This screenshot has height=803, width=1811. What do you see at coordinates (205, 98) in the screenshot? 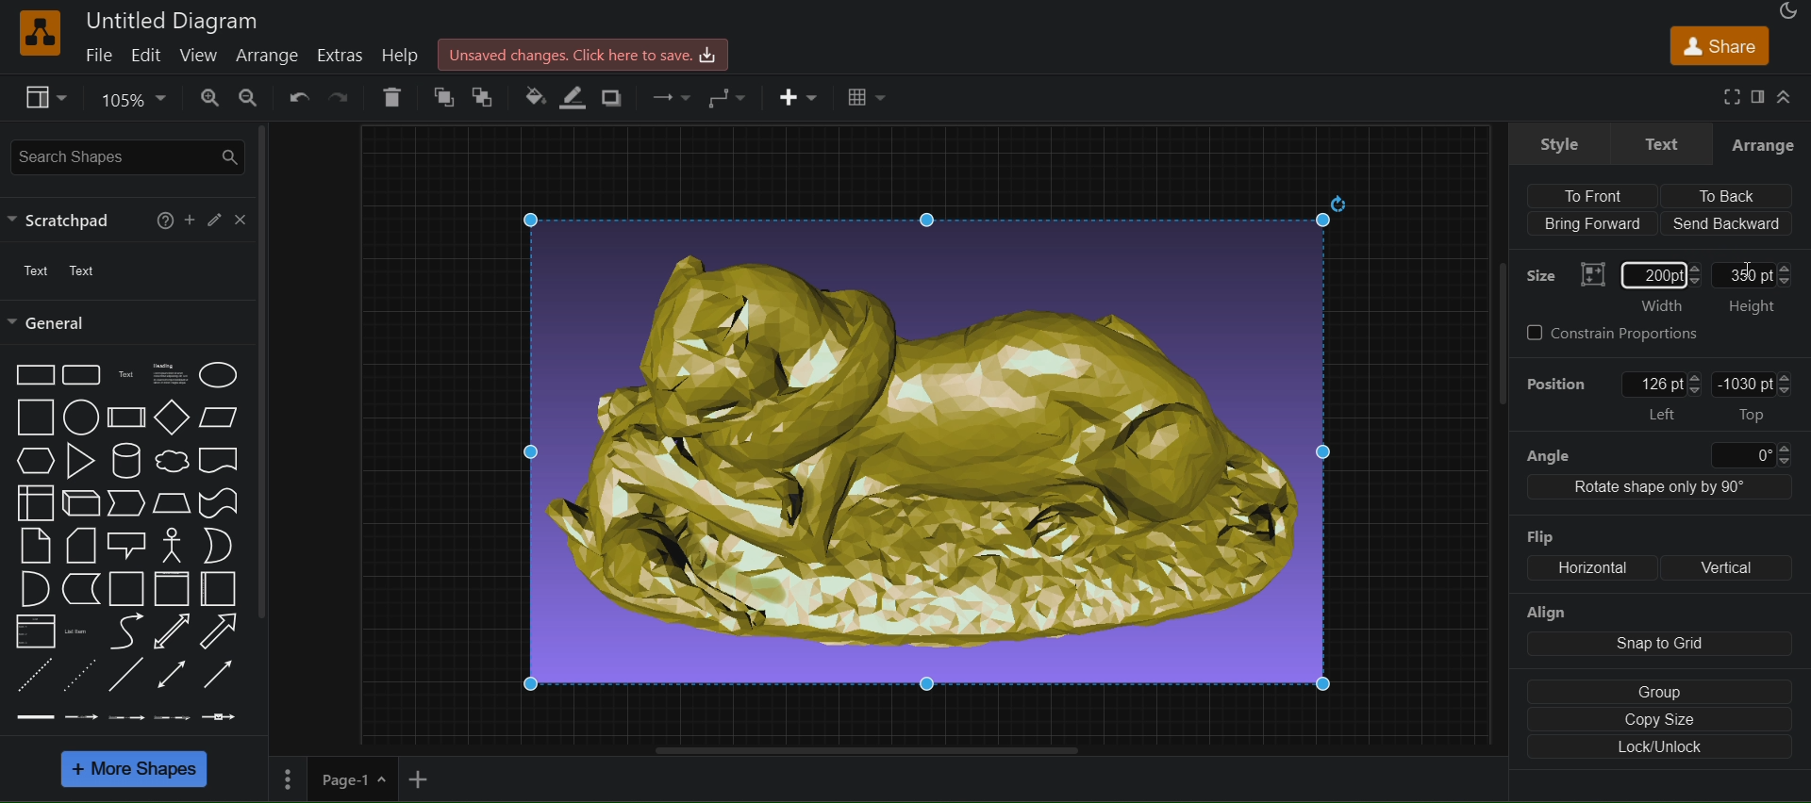
I see `zoom in` at bounding box center [205, 98].